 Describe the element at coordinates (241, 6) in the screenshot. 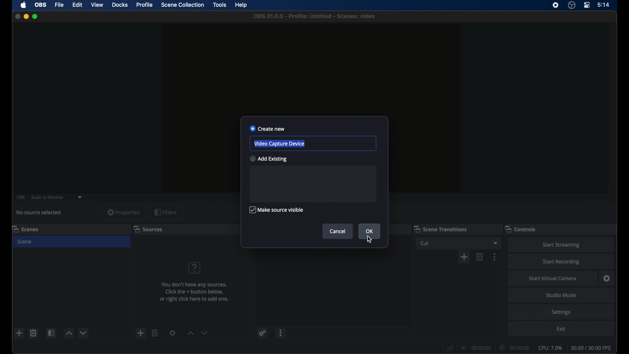

I see `help` at that location.